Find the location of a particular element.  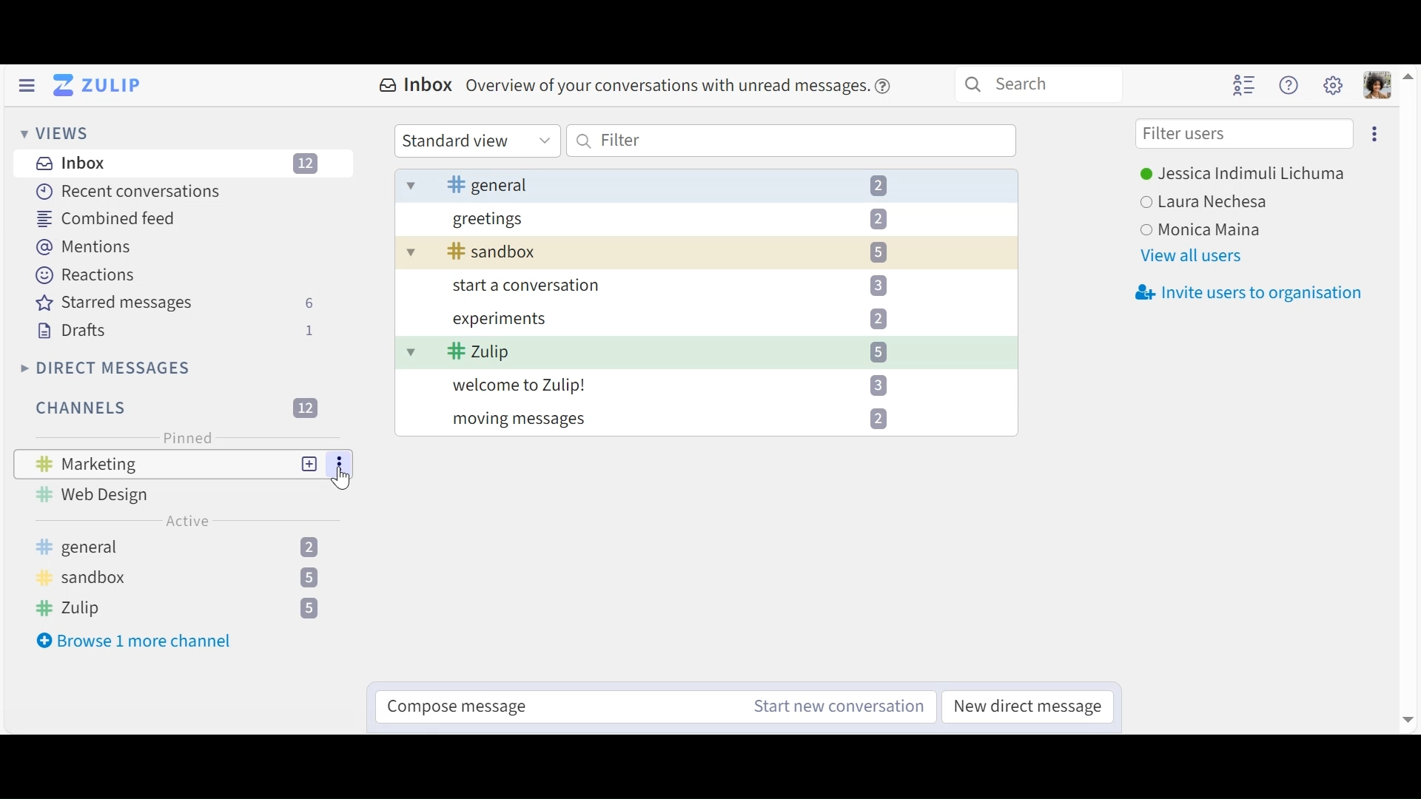

user2 is located at coordinates (1211, 202).